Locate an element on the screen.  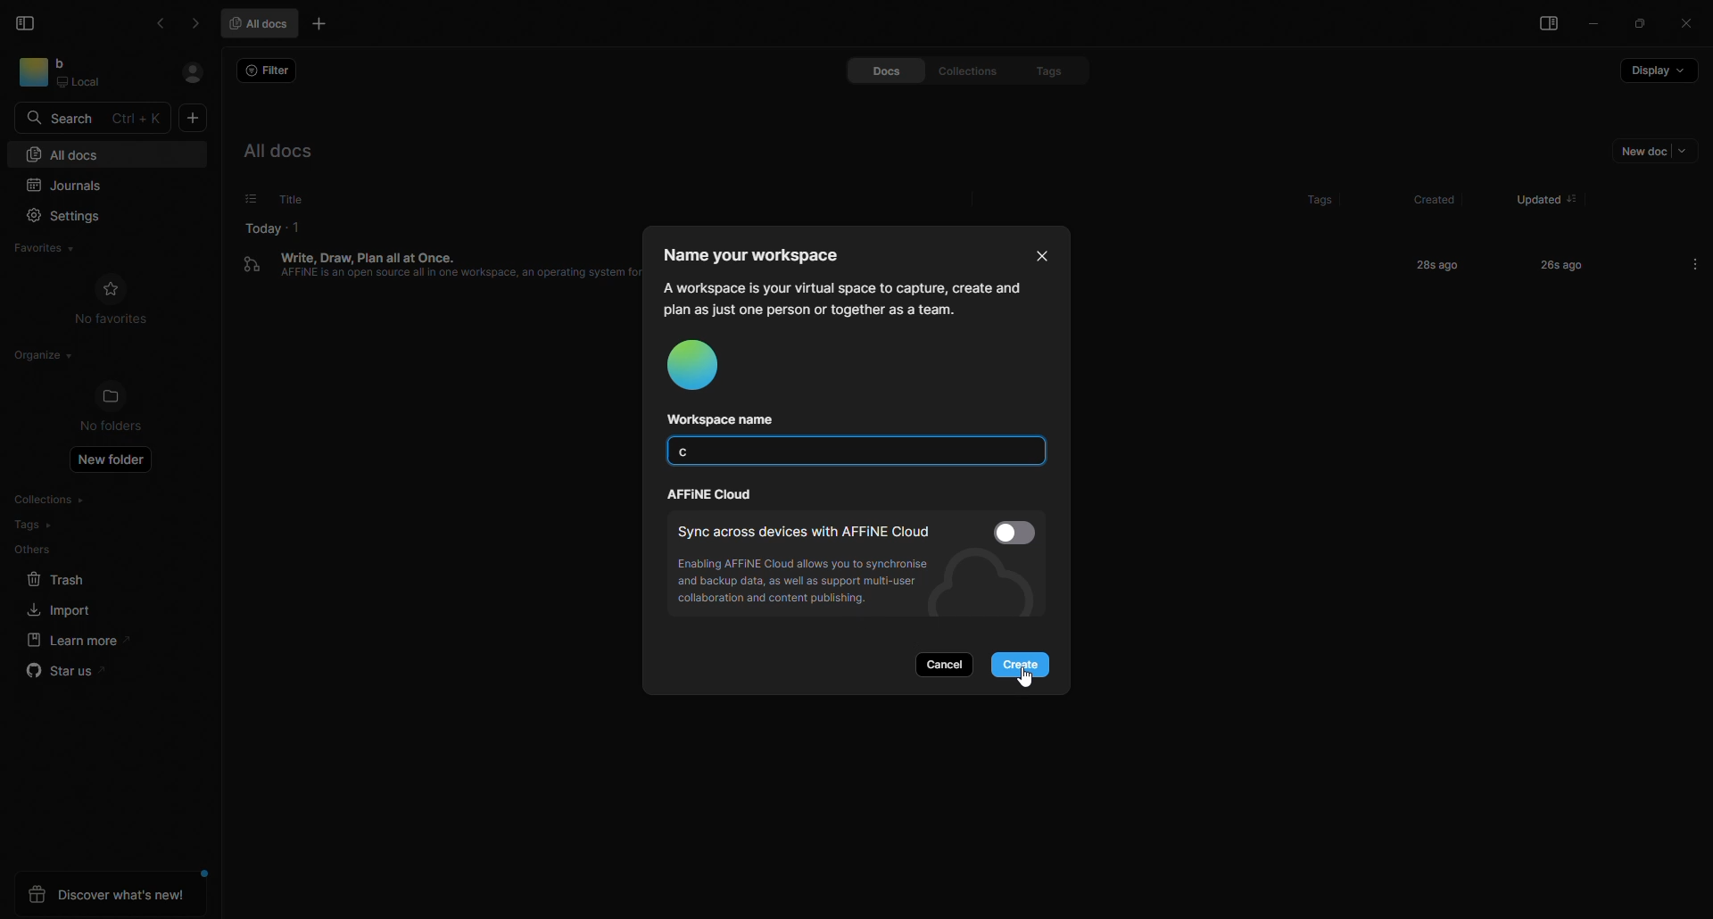
others is located at coordinates (34, 550).